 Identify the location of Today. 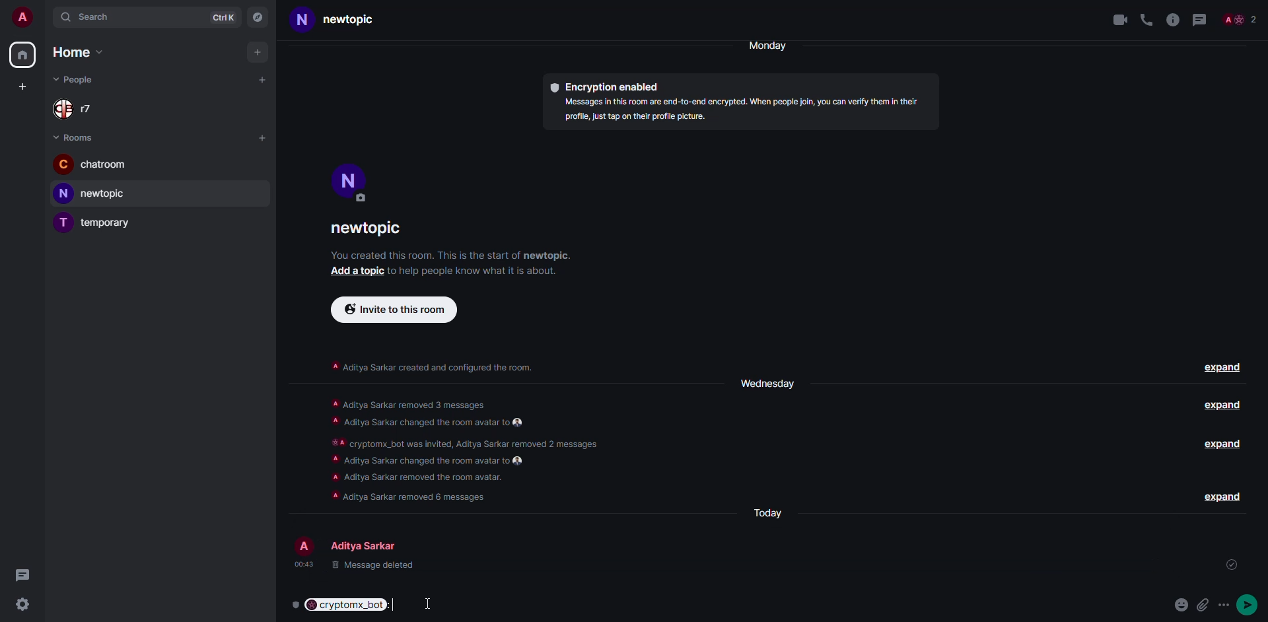
(771, 513).